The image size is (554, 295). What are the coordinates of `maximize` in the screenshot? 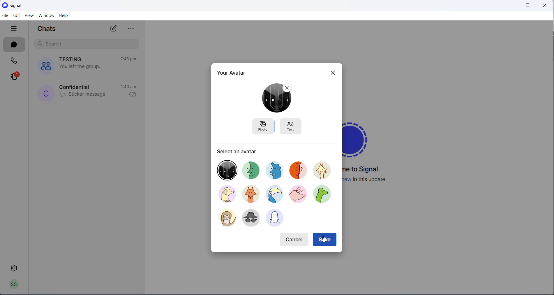 It's located at (526, 6).